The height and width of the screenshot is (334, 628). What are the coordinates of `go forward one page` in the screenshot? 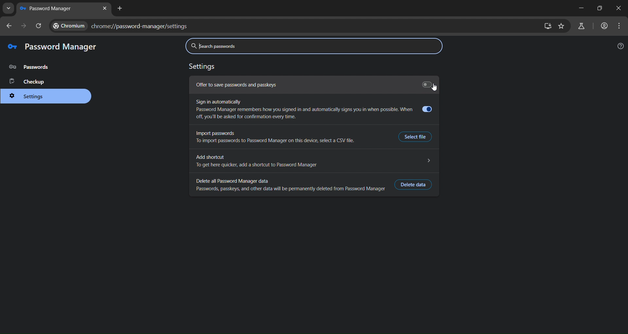 It's located at (22, 26).